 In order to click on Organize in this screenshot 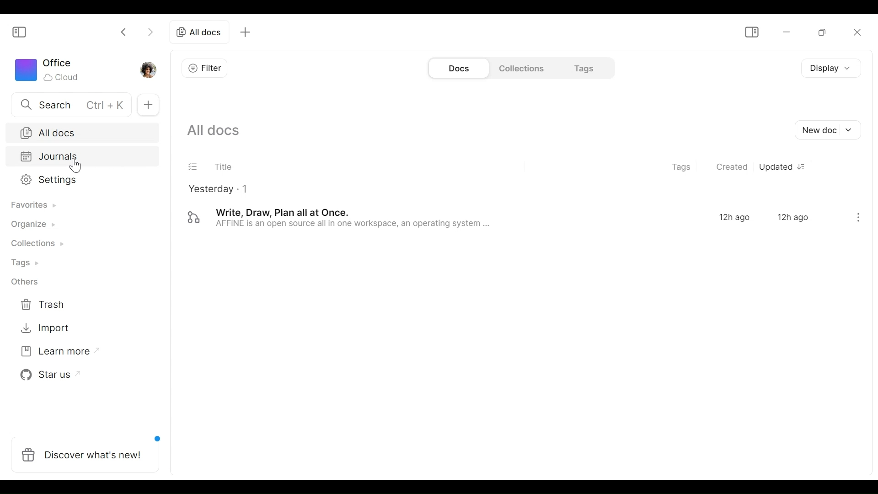, I will do `click(32, 225)`.